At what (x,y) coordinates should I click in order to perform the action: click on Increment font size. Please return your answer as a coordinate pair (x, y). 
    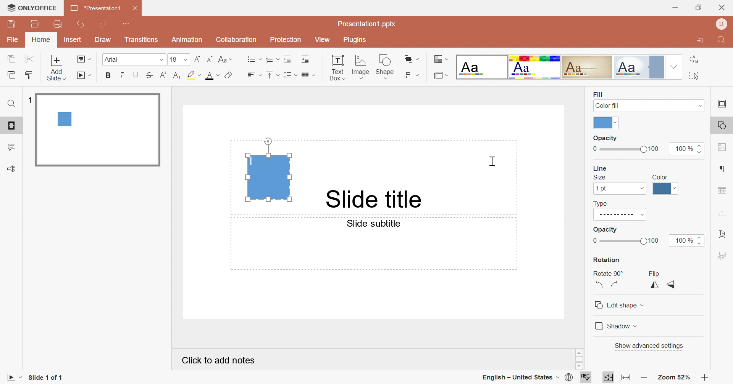
    Looking at the image, I should click on (195, 61).